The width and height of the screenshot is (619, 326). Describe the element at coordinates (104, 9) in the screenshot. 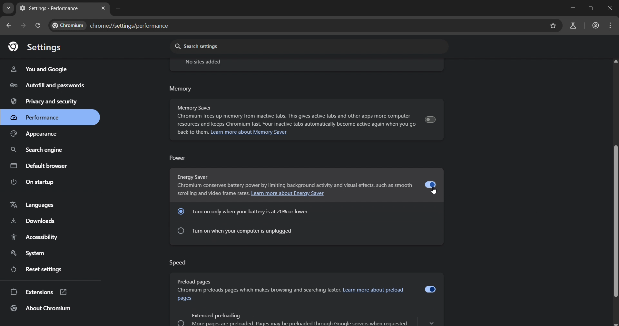

I see `close tab` at that location.